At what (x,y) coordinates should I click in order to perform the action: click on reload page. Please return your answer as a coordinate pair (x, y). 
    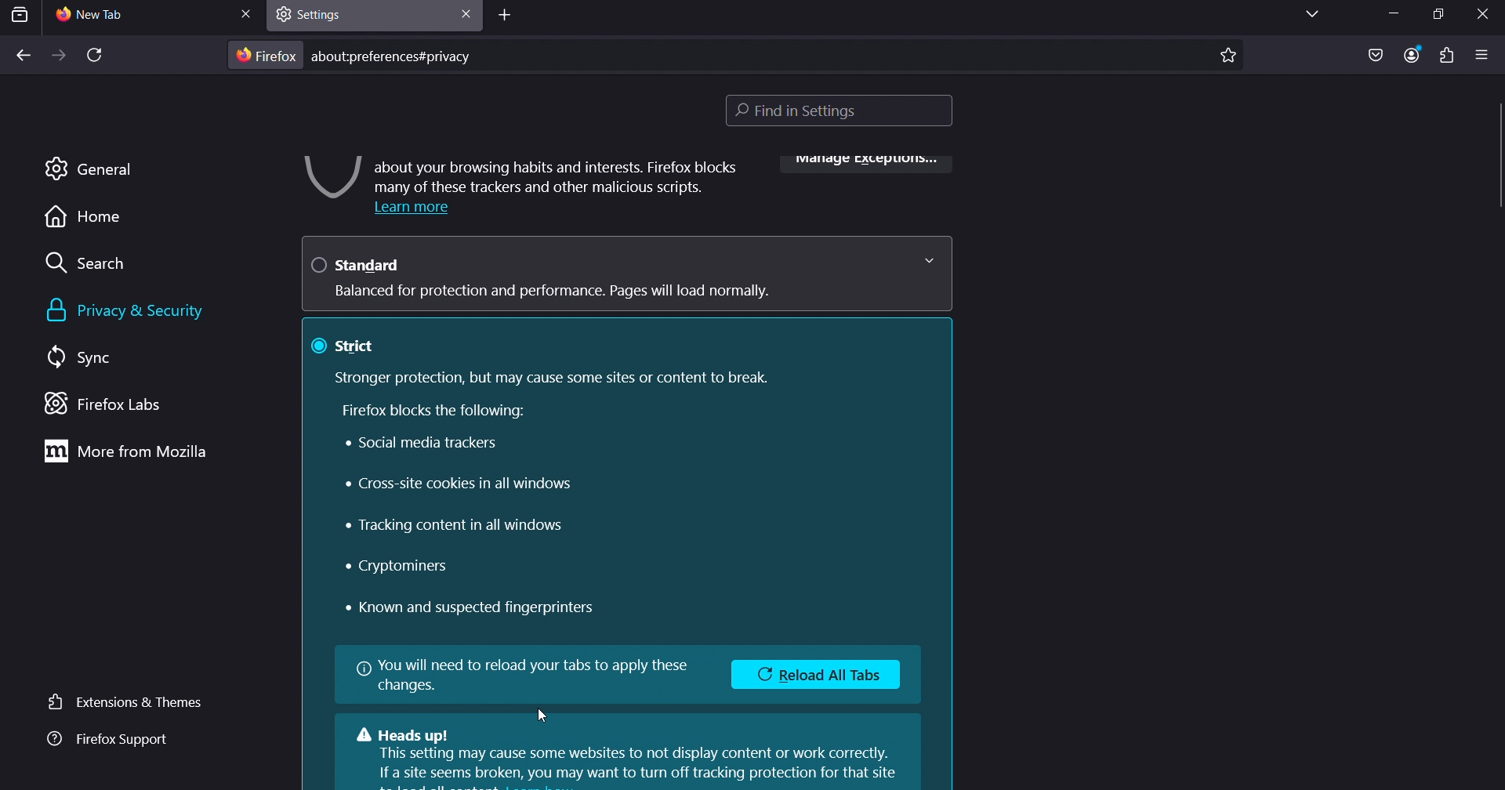
    Looking at the image, I should click on (93, 57).